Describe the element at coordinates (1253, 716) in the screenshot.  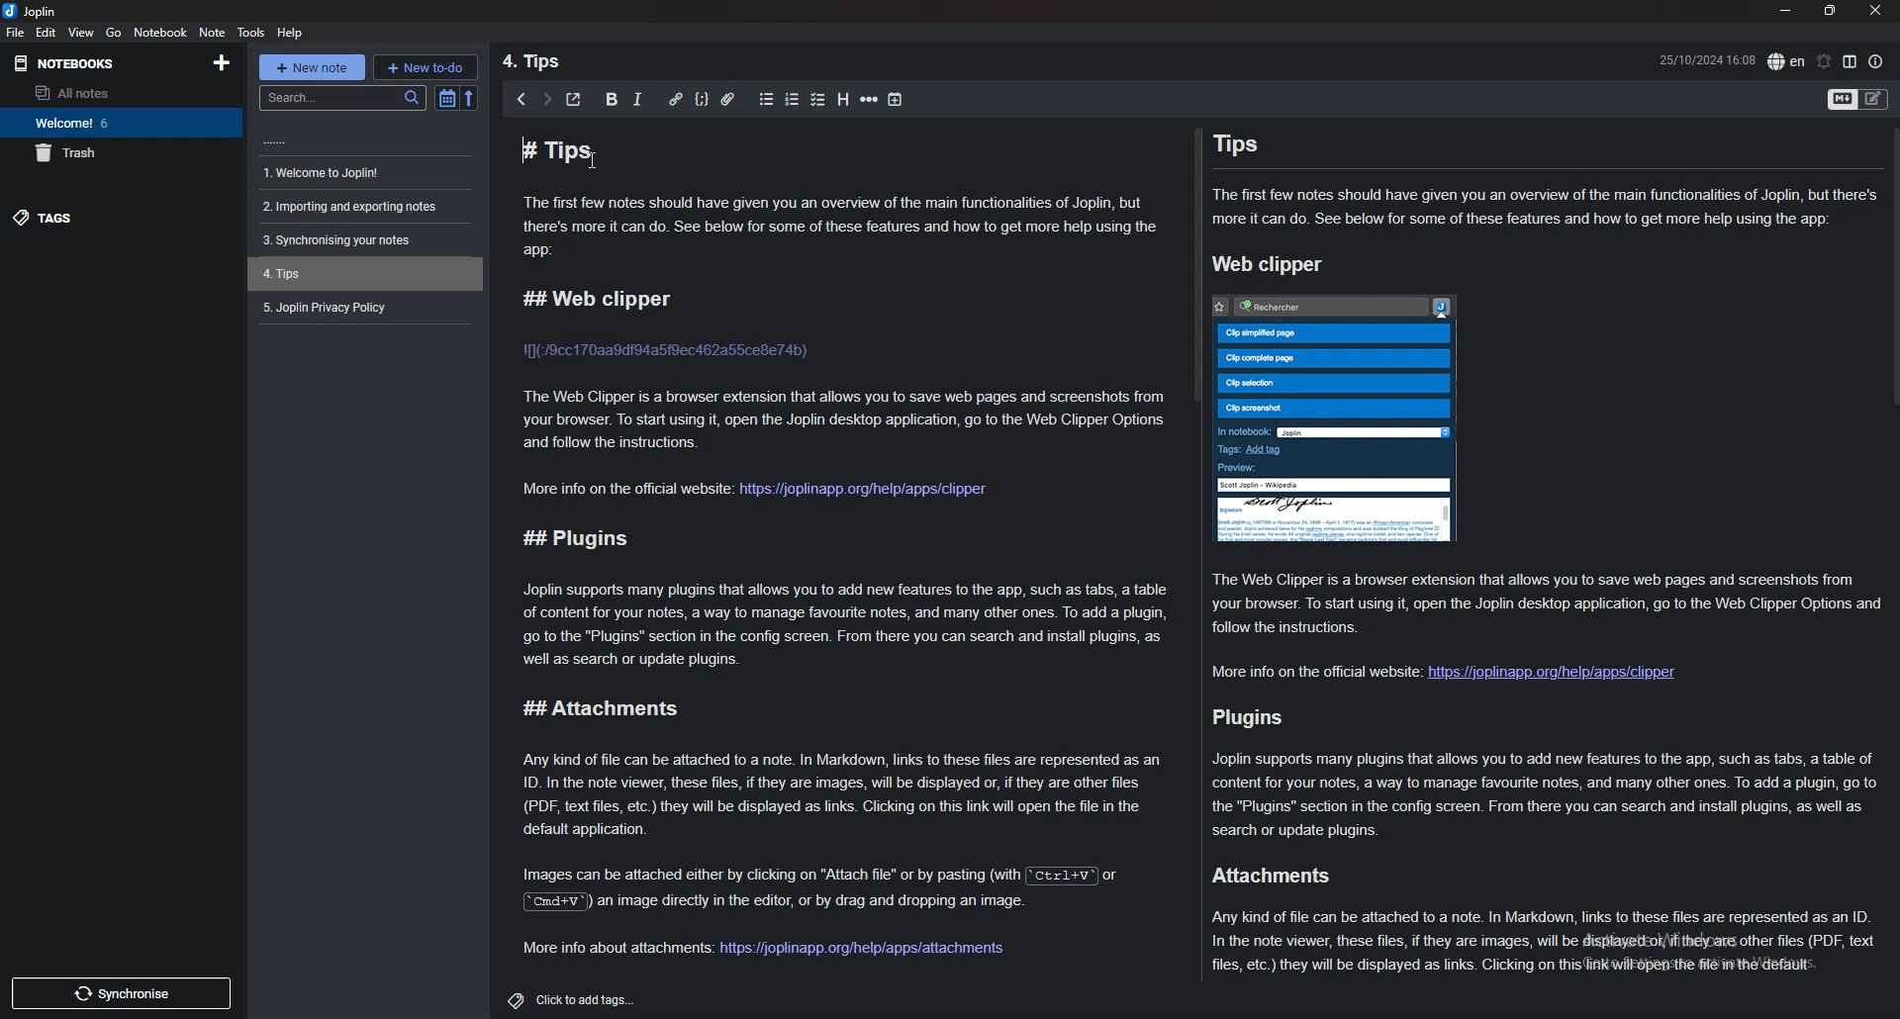
I see `Plugins` at that location.